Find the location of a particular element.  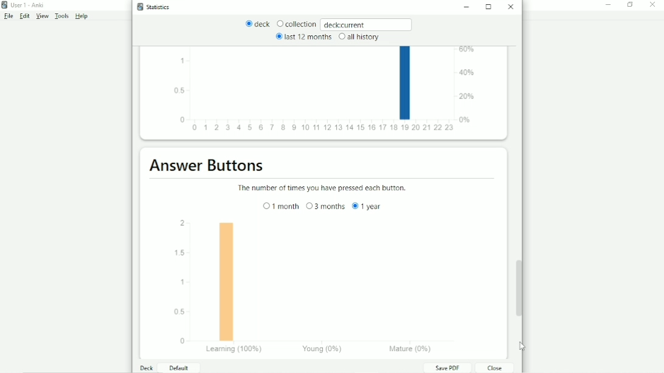

Close is located at coordinates (512, 7).